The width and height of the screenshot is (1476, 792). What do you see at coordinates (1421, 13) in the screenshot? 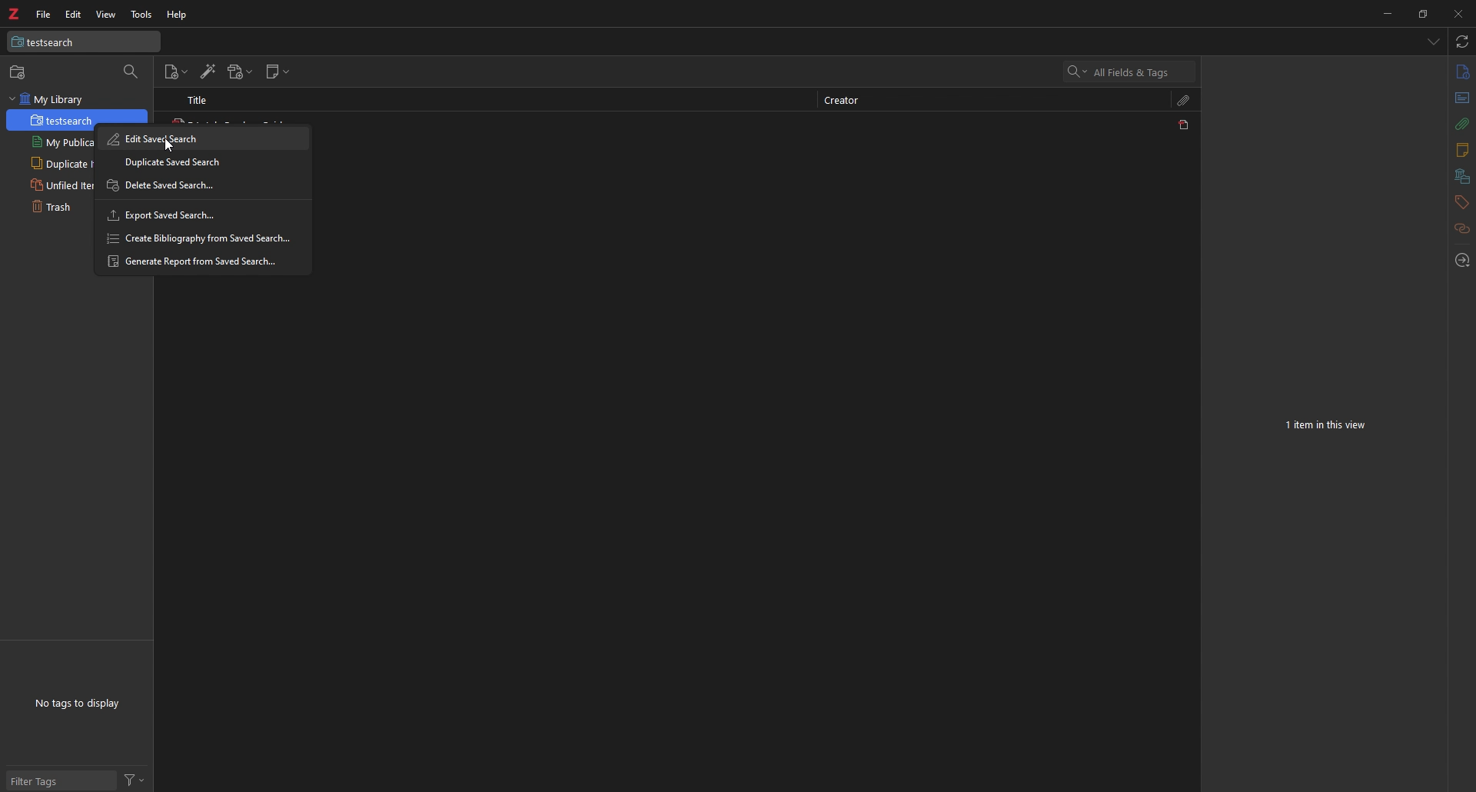
I see `resize` at bounding box center [1421, 13].